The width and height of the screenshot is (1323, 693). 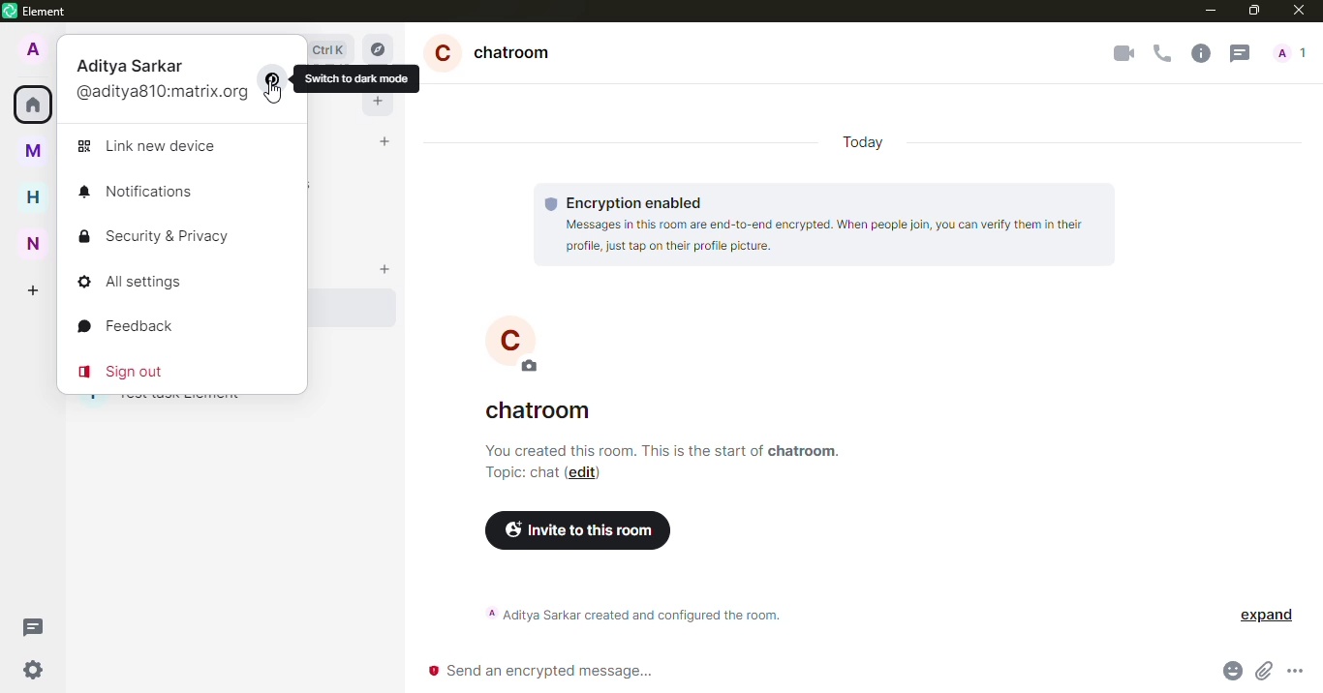 I want to click on new, so click(x=33, y=242).